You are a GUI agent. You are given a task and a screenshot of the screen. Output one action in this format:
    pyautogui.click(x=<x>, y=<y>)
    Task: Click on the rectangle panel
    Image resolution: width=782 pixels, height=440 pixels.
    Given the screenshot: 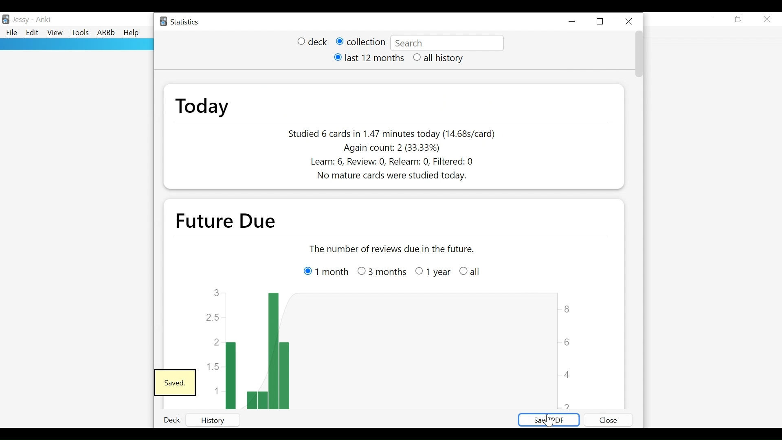 What is the action you would take?
    pyautogui.click(x=76, y=44)
    